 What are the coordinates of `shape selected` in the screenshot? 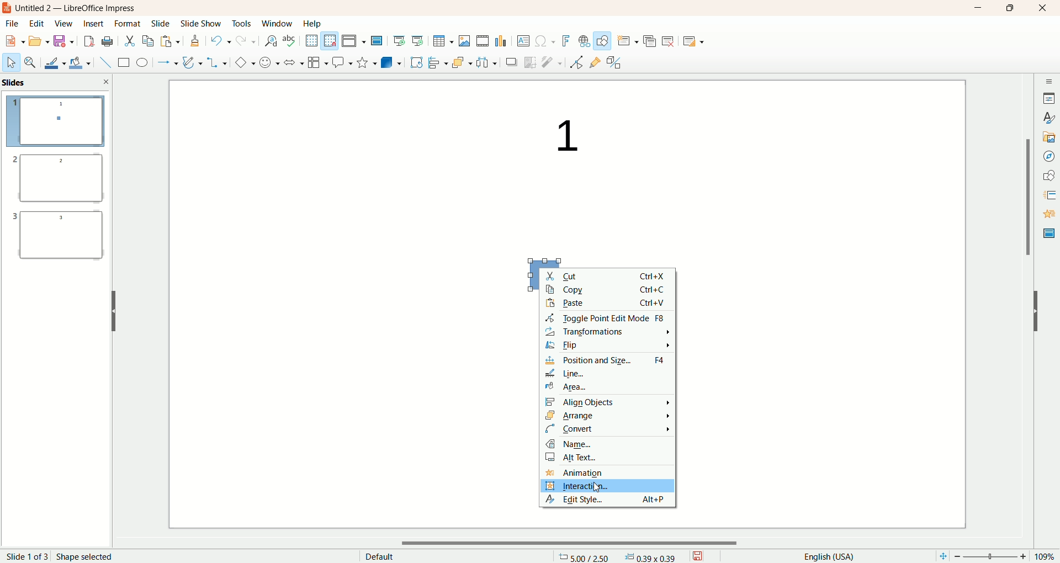 It's located at (87, 555).